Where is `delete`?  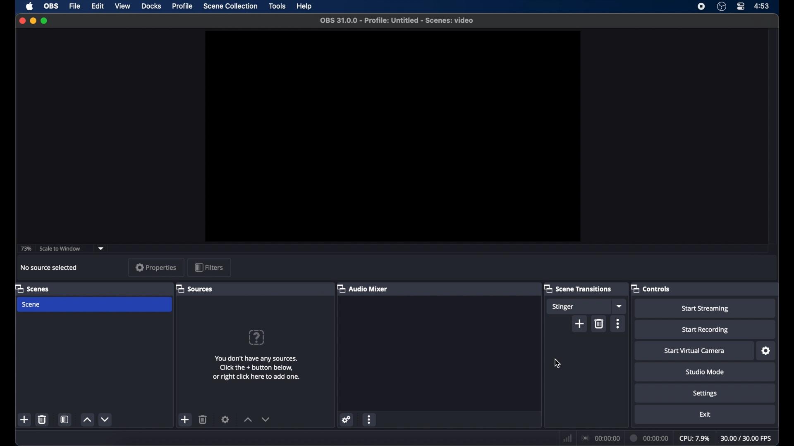 delete is located at coordinates (600, 325).